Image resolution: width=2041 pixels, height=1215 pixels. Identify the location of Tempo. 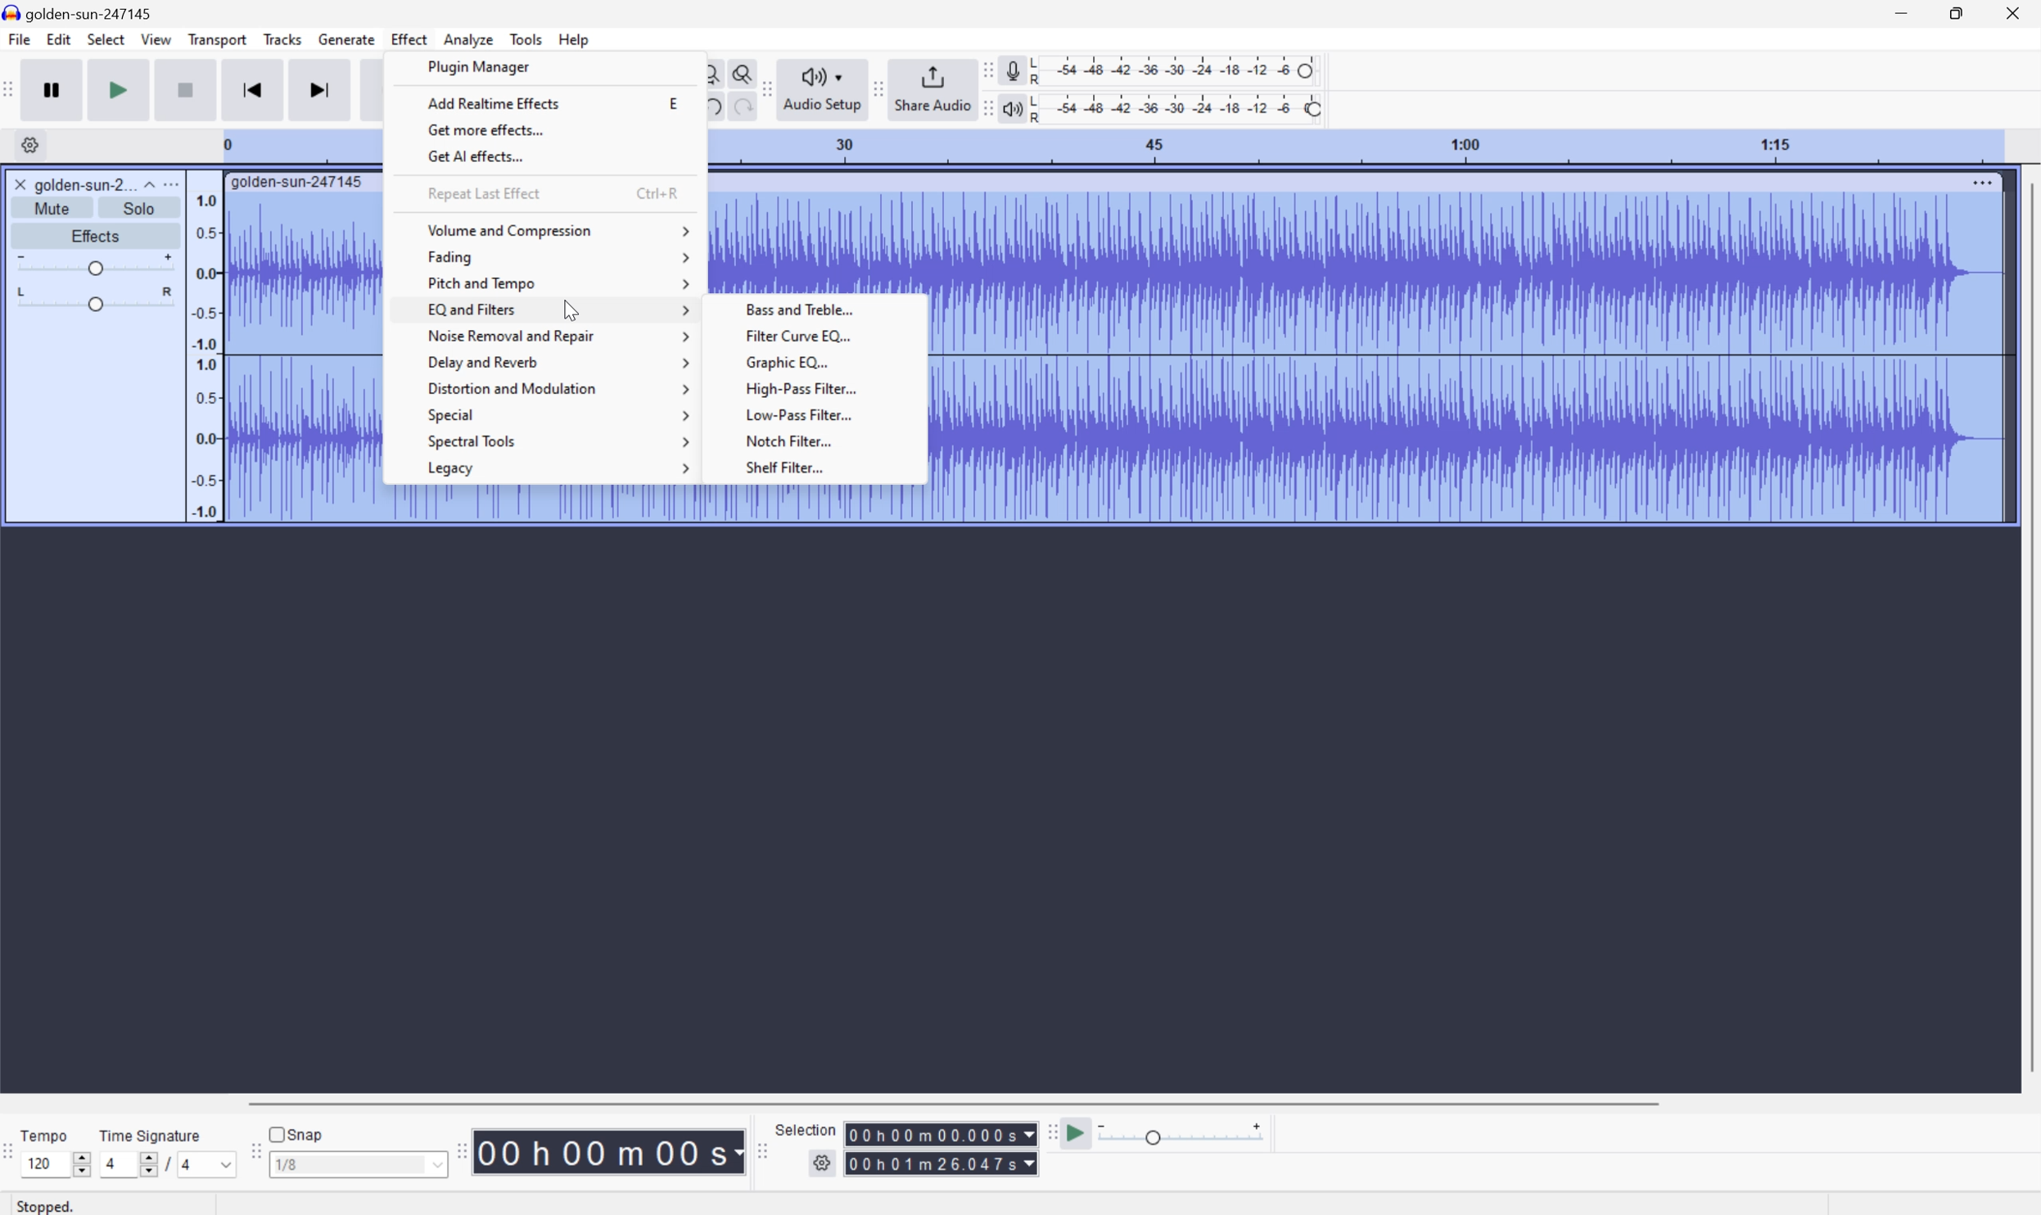
(48, 1133).